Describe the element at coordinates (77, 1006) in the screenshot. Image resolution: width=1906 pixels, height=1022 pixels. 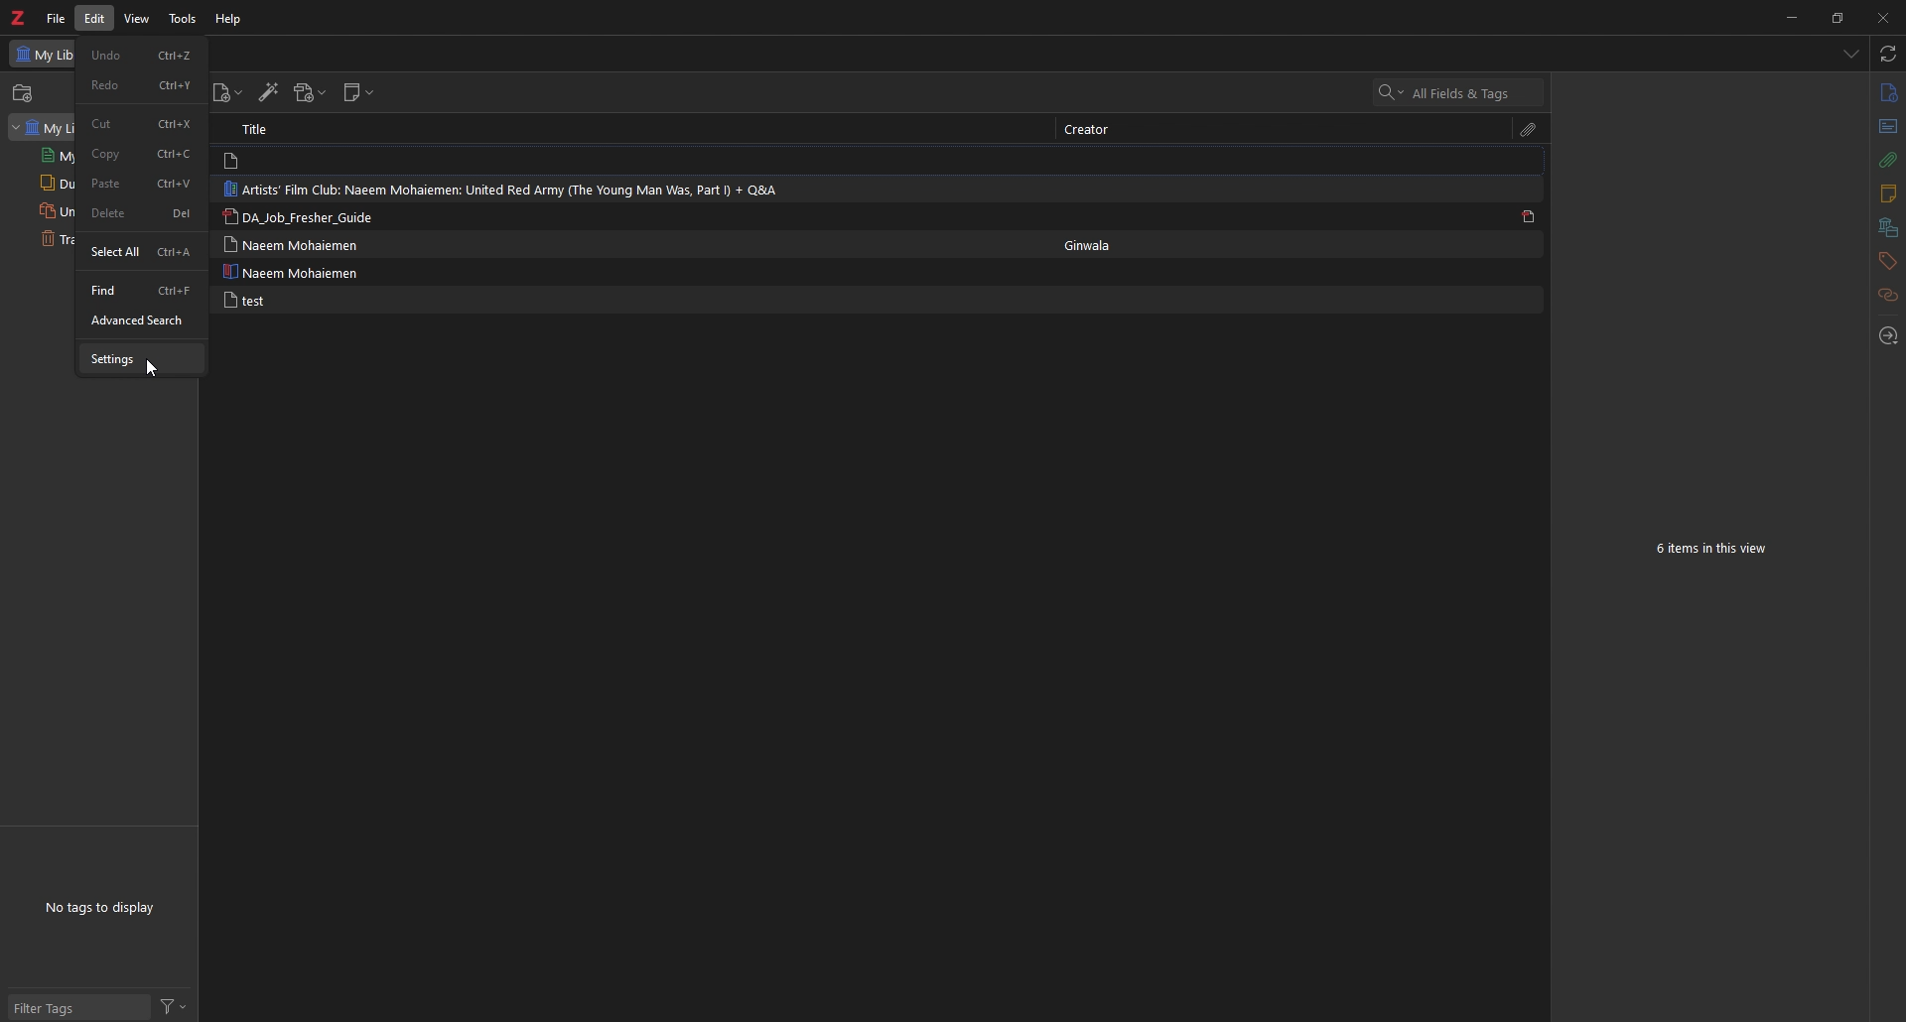
I see `filter tags` at that location.